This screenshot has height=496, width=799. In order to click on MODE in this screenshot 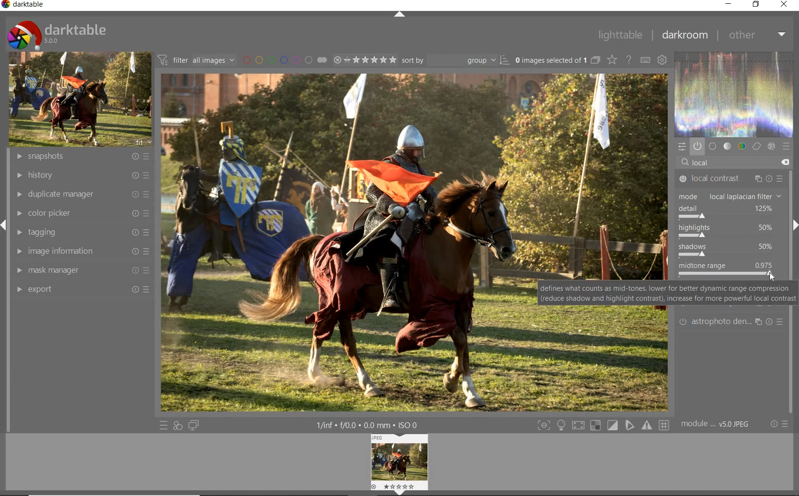, I will do `click(733, 196)`.